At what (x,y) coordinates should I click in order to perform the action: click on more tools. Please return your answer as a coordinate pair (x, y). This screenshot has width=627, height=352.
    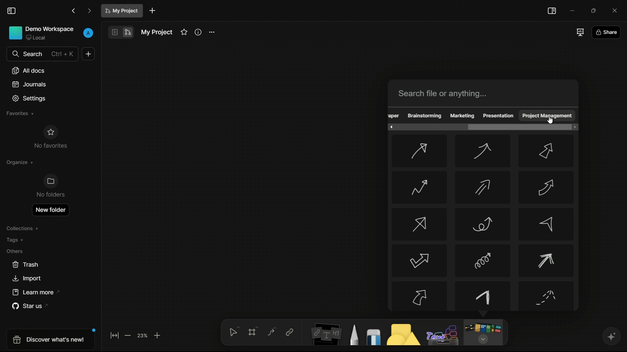
    Looking at the image, I should click on (483, 333).